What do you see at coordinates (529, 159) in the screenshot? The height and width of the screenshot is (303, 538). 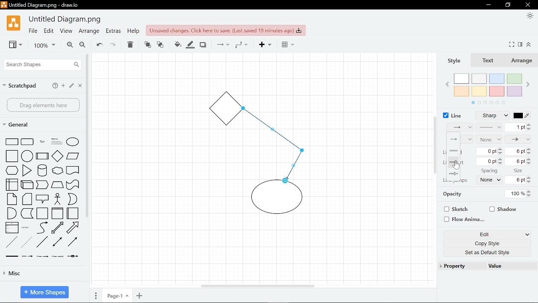 I see `Increase` at bounding box center [529, 159].